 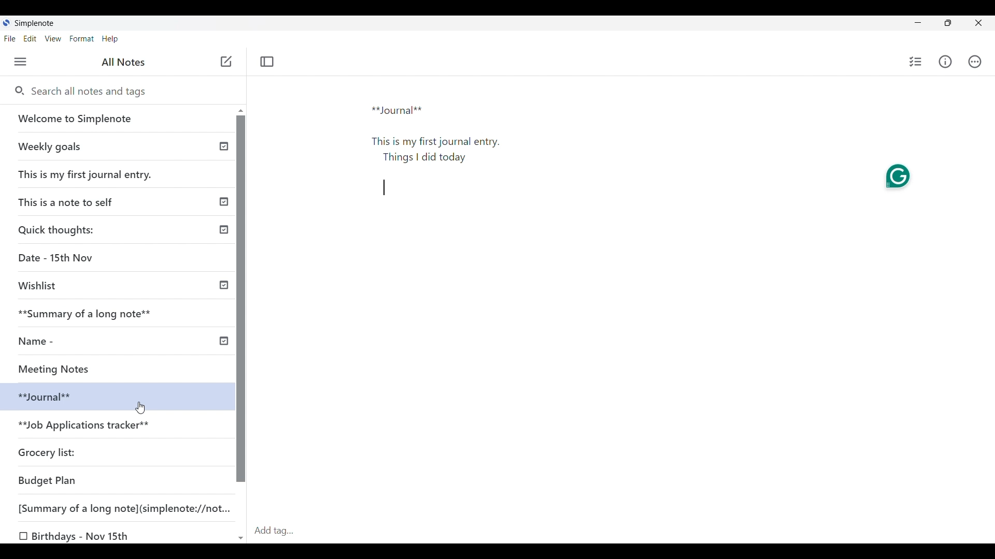 I want to click on Welcome note by SimpleNote, so click(x=118, y=118).